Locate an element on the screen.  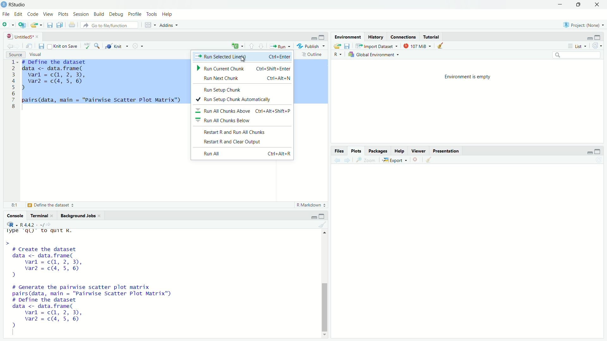
Viewer is located at coordinates (418, 151).